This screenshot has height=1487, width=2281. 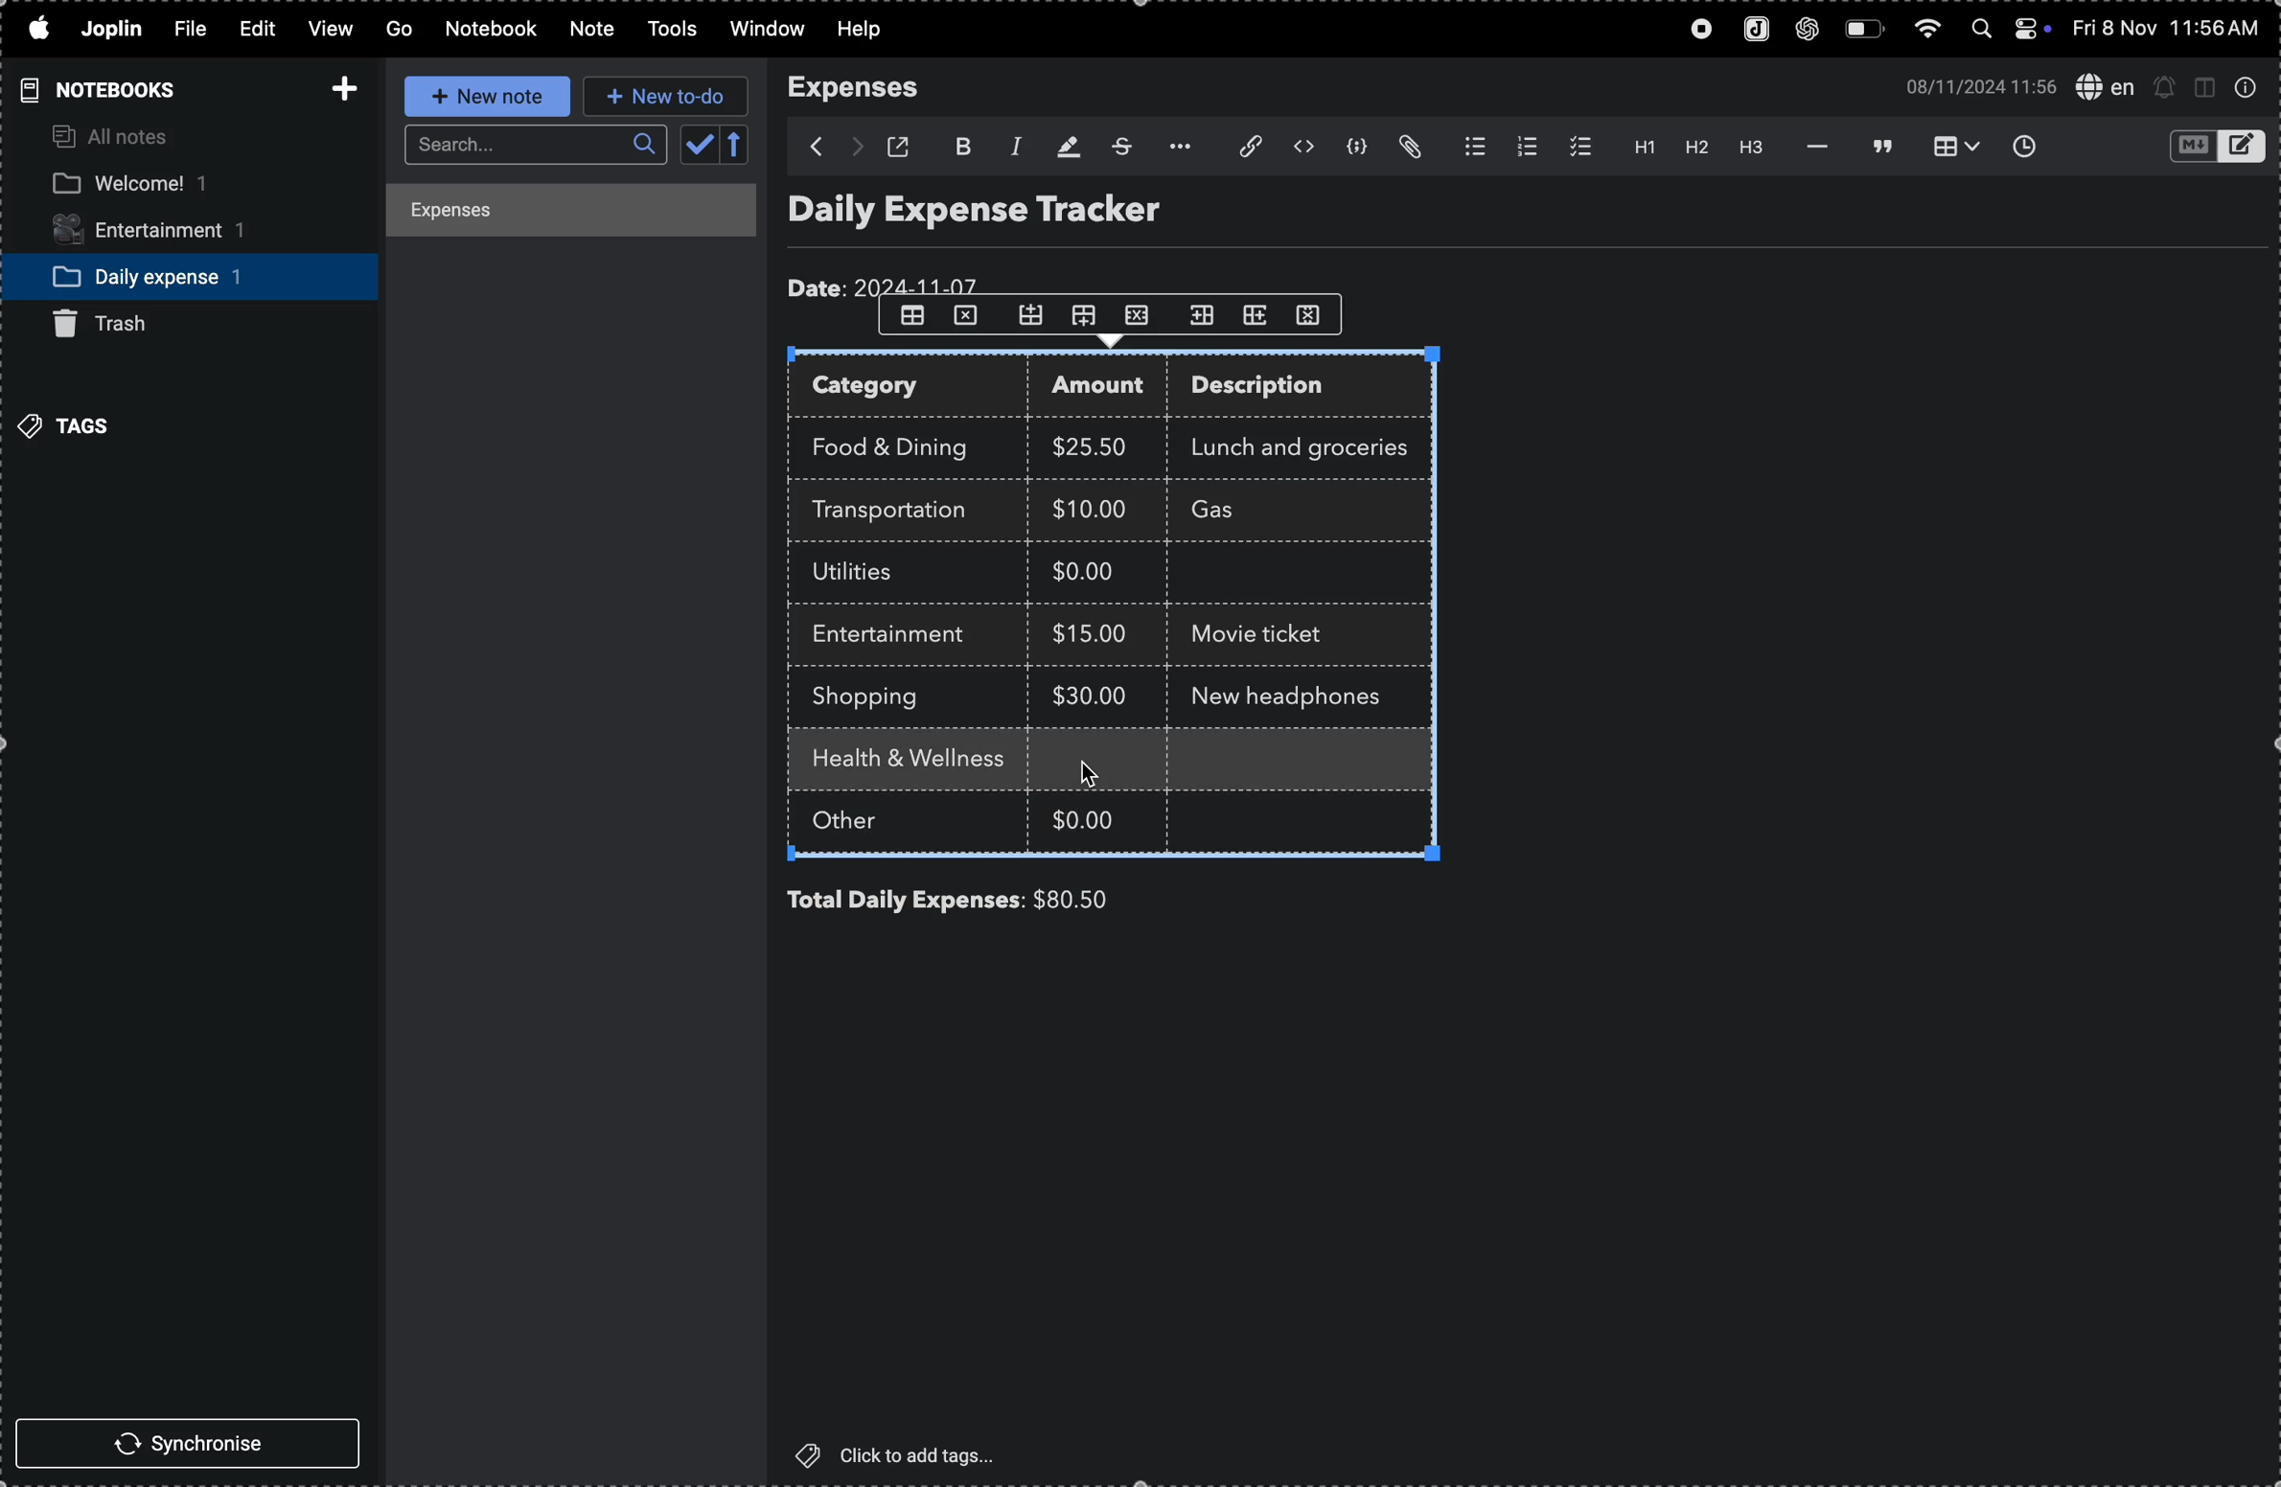 What do you see at coordinates (1090, 508) in the screenshot?
I see `$10.00` at bounding box center [1090, 508].